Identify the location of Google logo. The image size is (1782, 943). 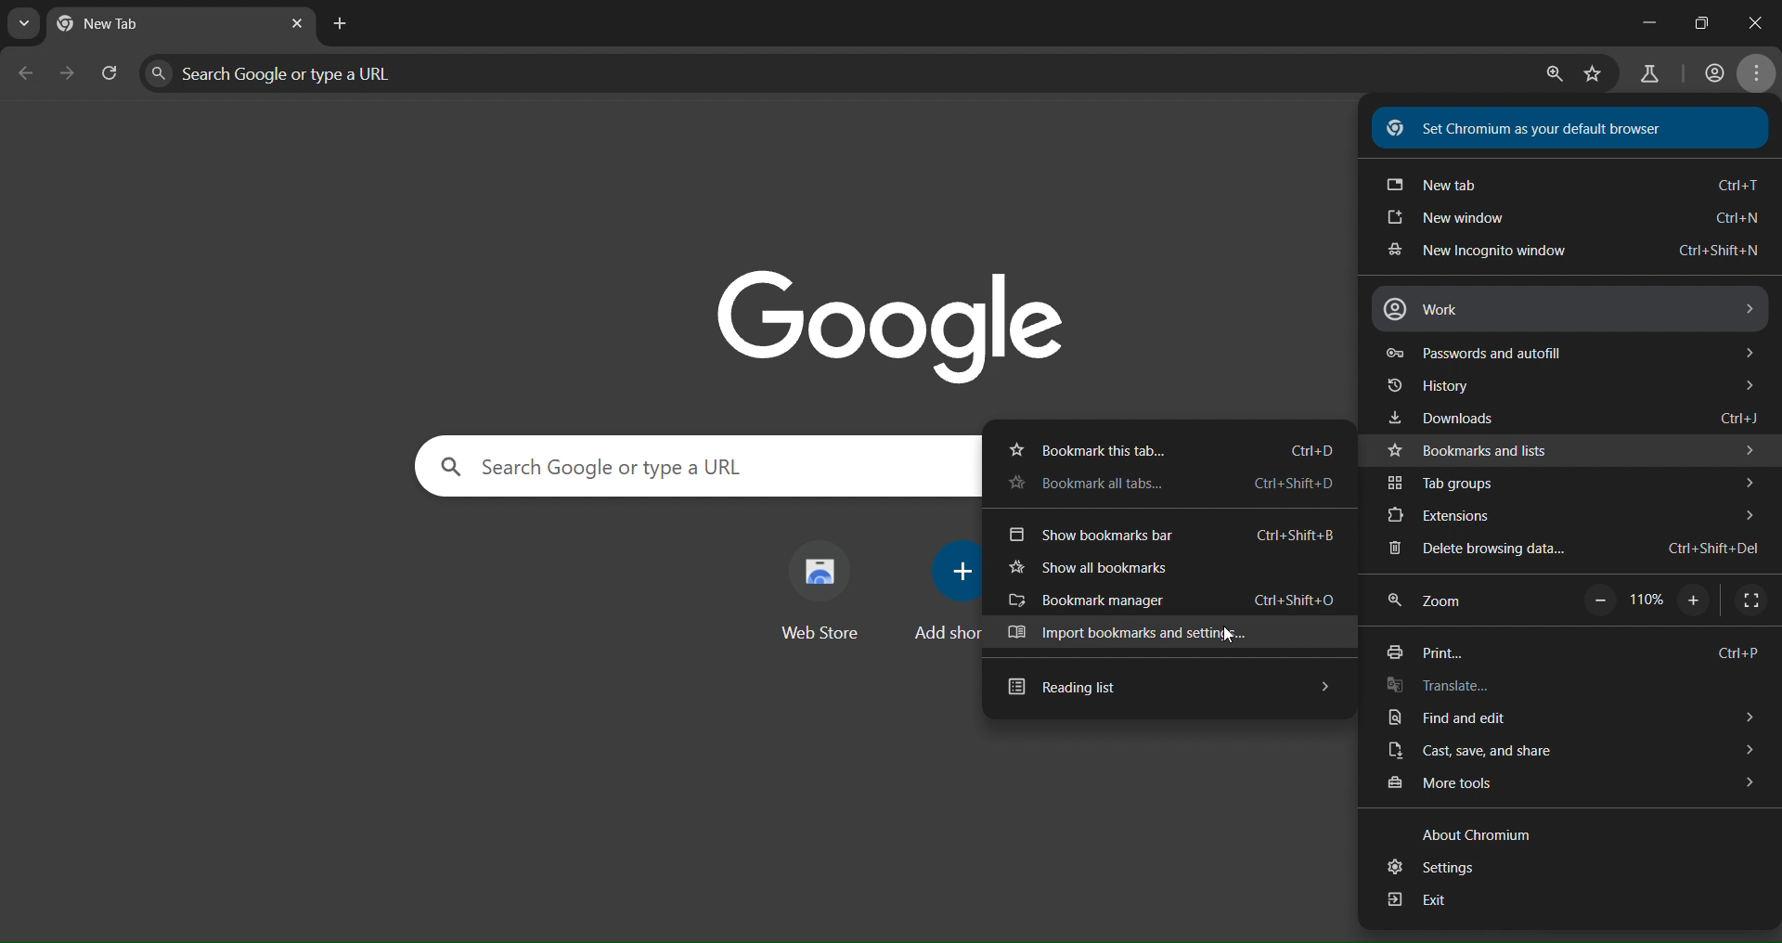
(893, 326).